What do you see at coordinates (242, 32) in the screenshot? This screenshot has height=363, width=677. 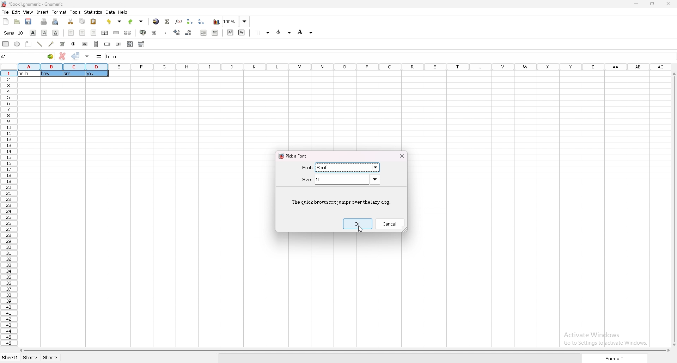 I see `subscript` at bounding box center [242, 32].